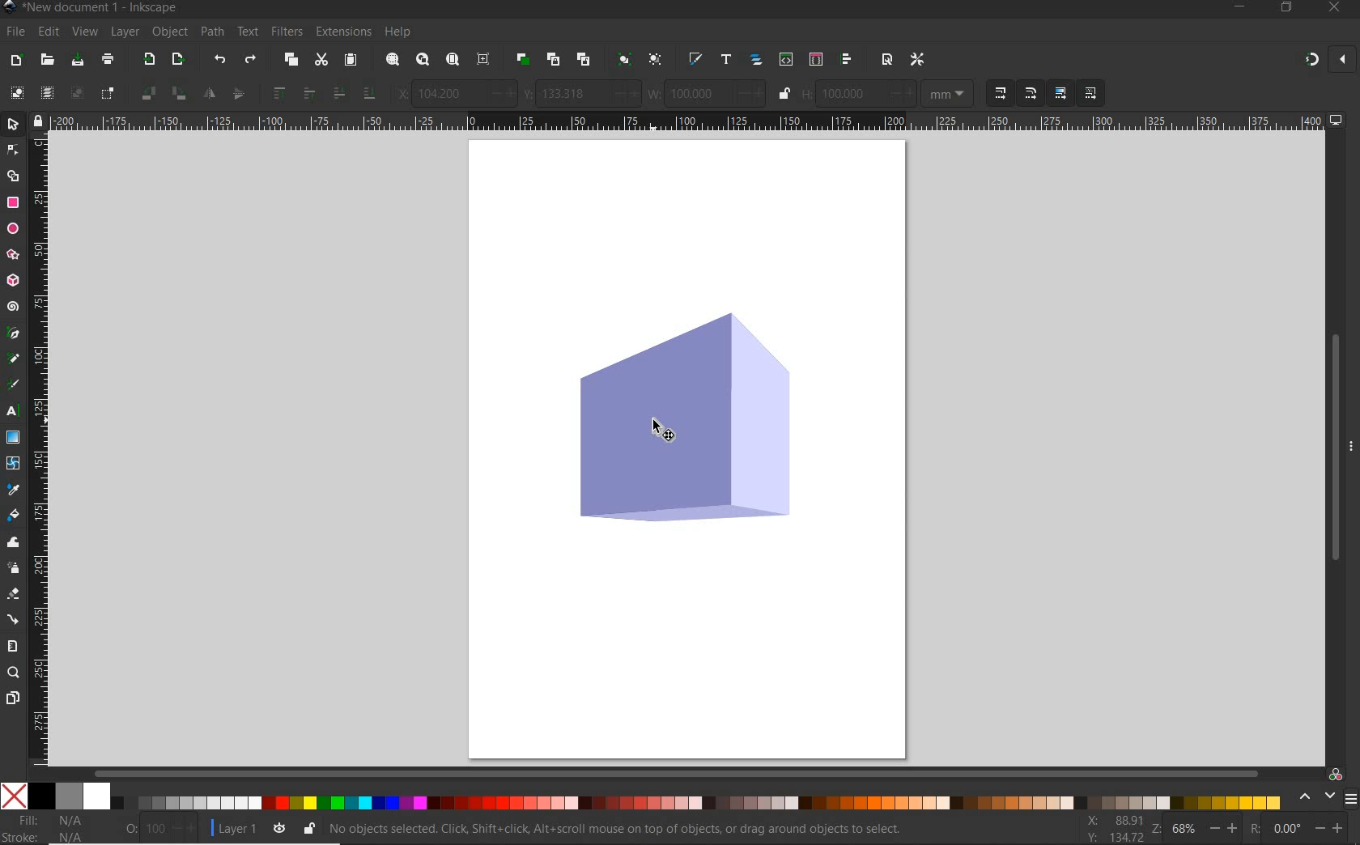 The image size is (1360, 845). Describe the element at coordinates (847, 93) in the screenshot. I see `100` at that location.